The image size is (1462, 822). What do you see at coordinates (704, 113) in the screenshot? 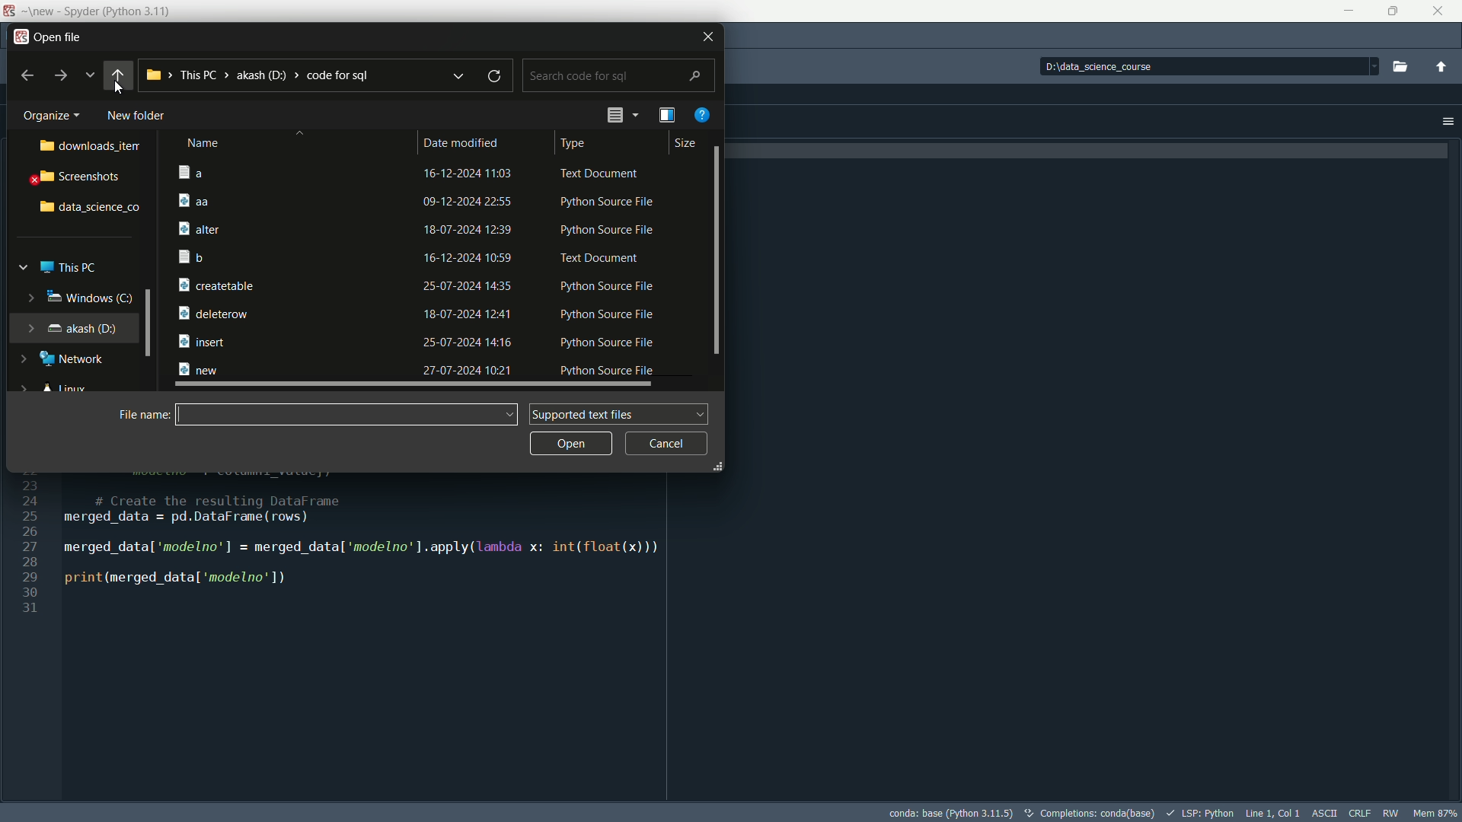
I see `get help` at bounding box center [704, 113].